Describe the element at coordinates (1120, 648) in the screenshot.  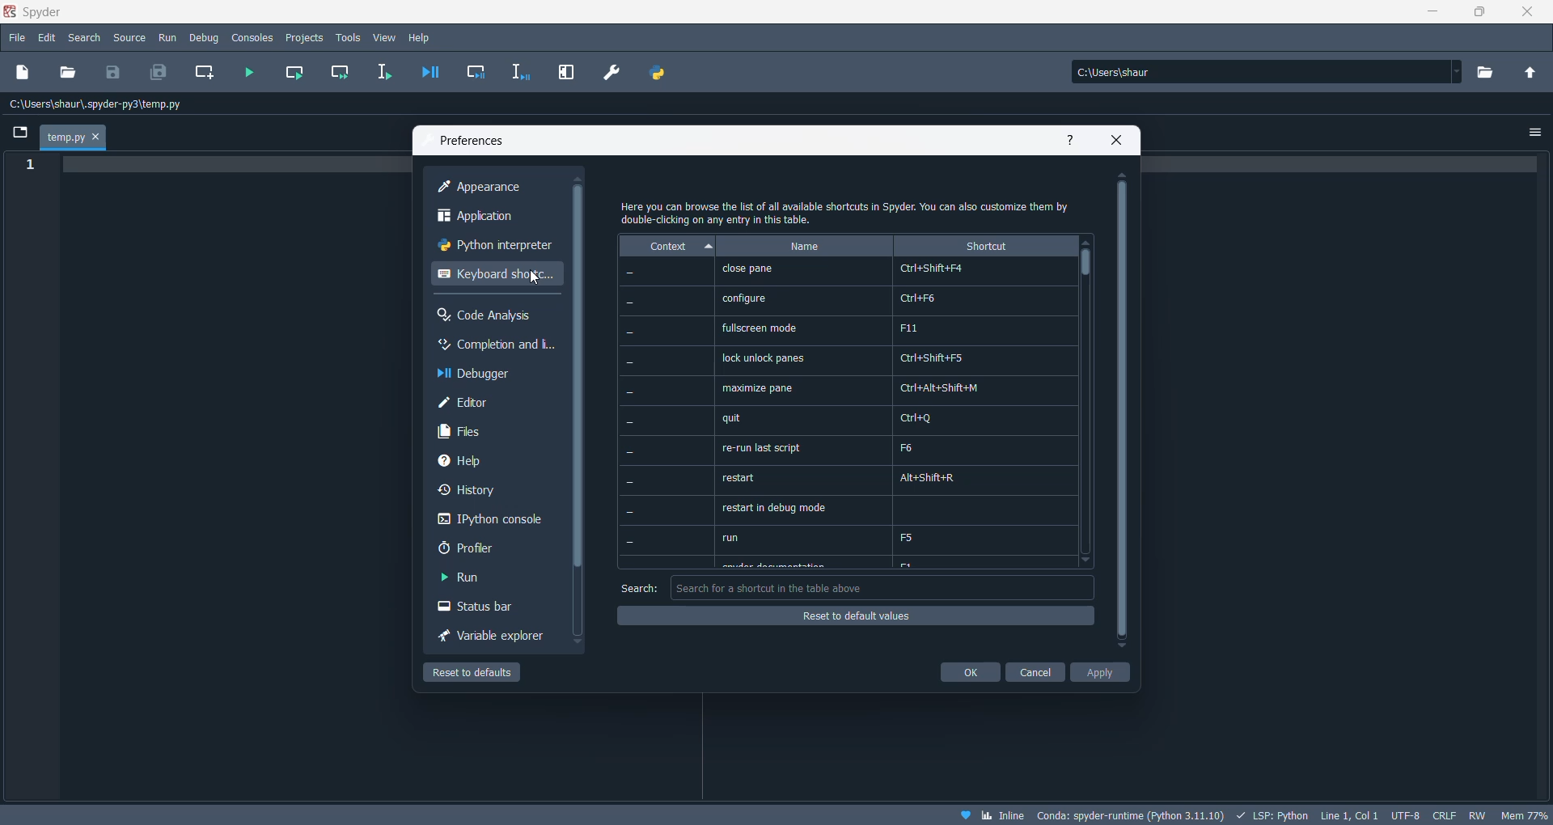
I see `move down` at that location.